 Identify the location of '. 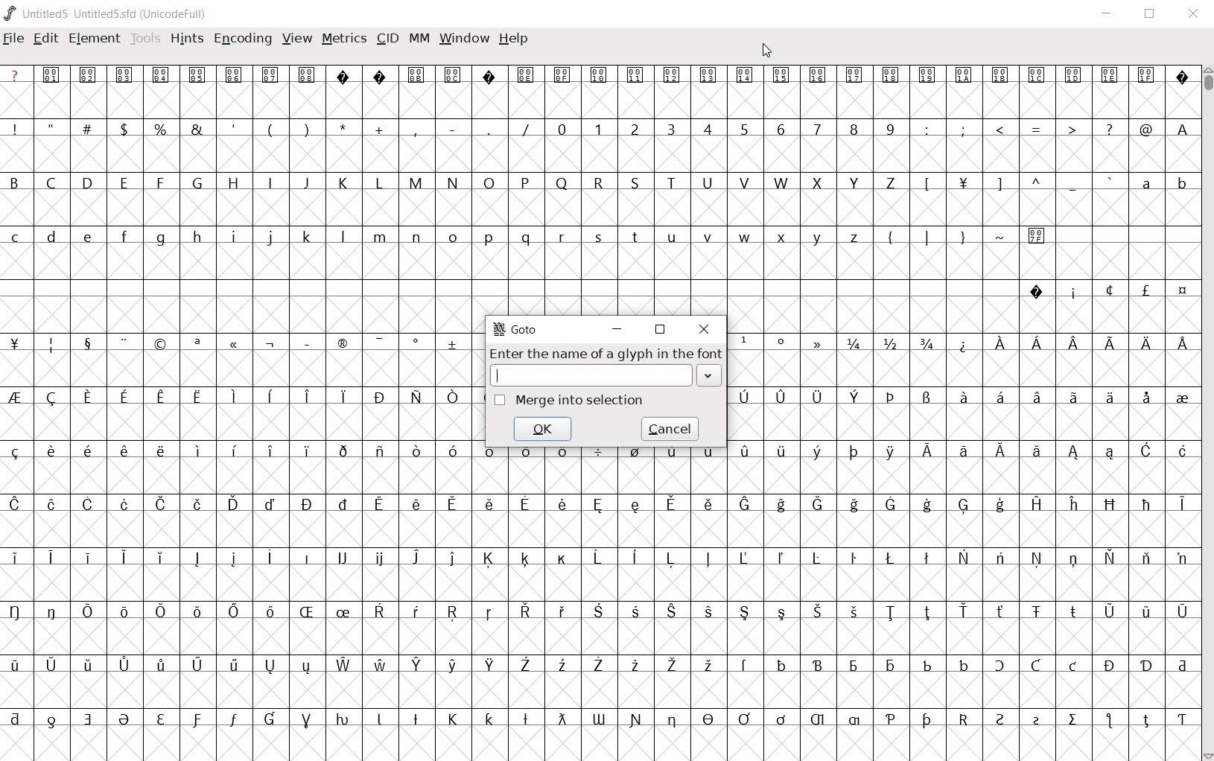
(235, 130).